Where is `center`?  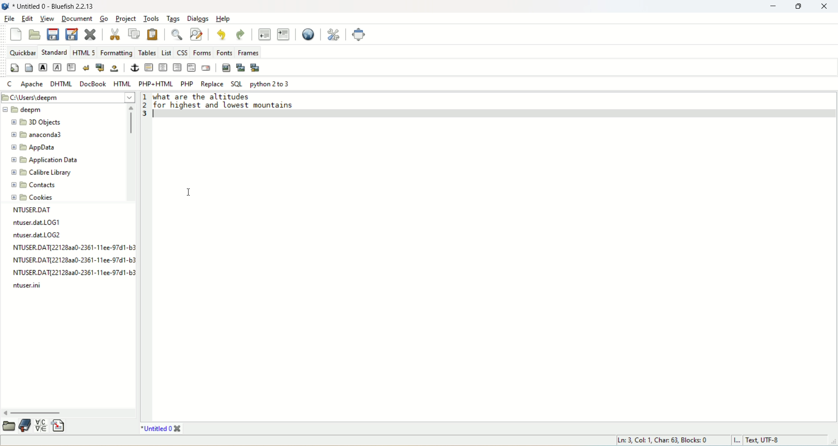
center is located at coordinates (162, 67).